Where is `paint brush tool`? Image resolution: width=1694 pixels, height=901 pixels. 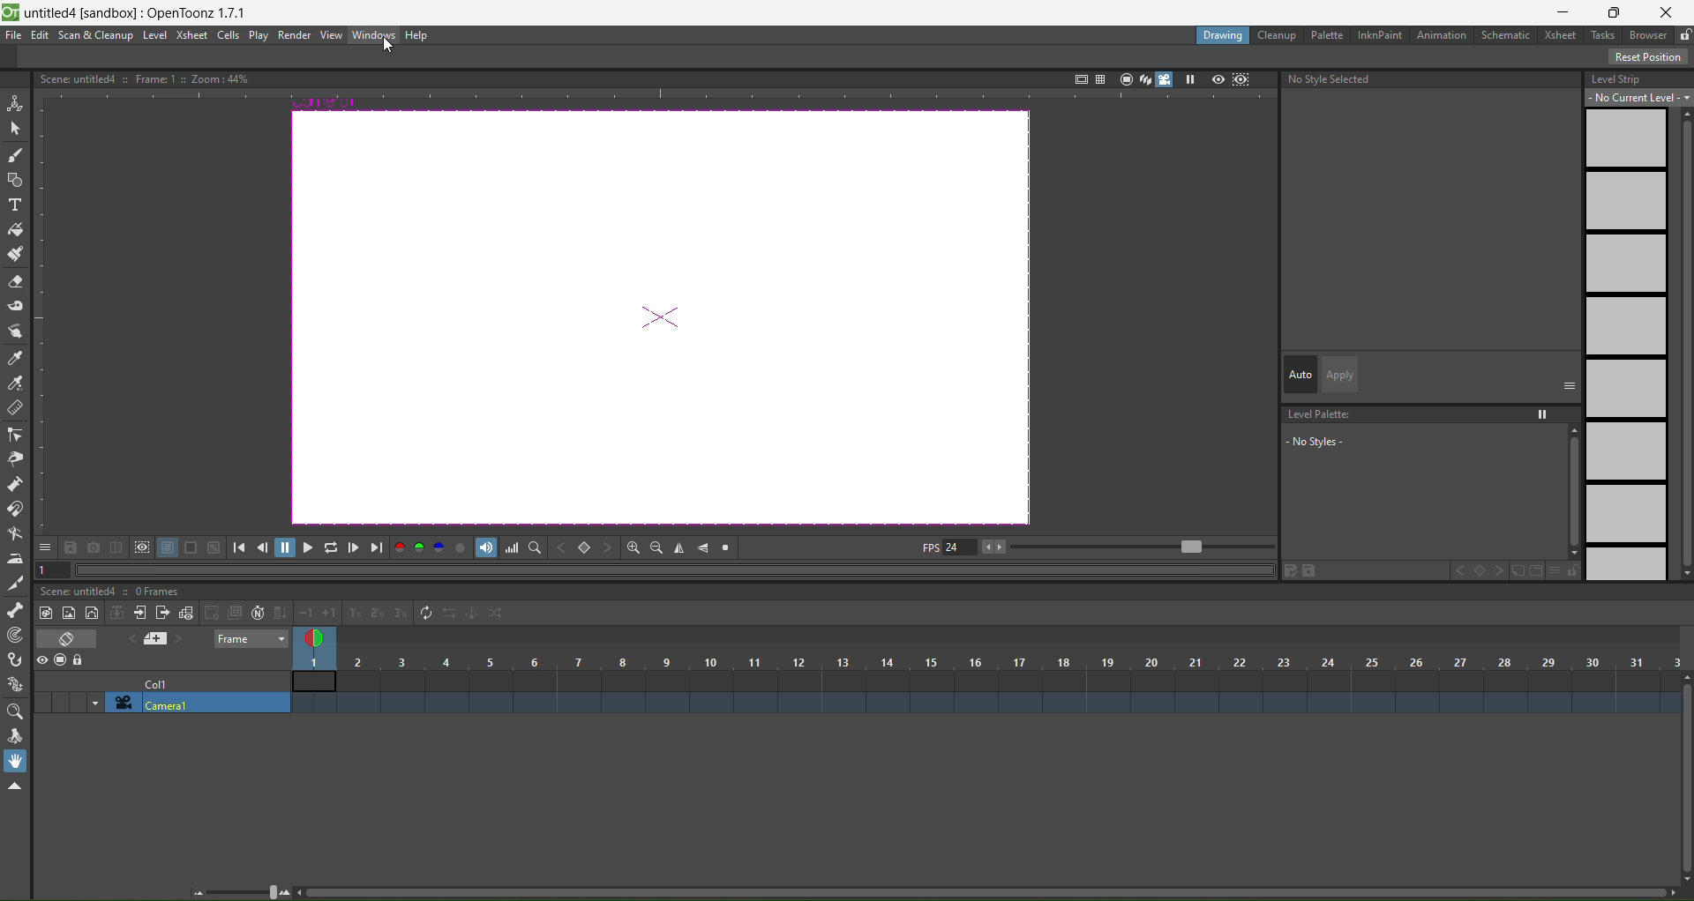 paint brush tool is located at coordinates (17, 256).